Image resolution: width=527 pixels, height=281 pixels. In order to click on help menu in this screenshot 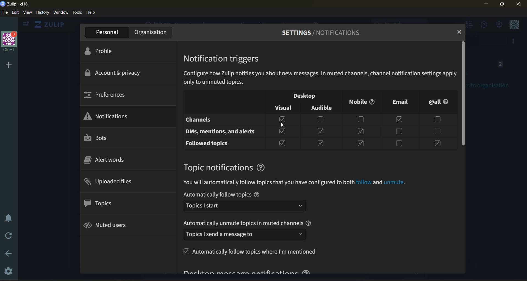, I will do `click(484, 25)`.